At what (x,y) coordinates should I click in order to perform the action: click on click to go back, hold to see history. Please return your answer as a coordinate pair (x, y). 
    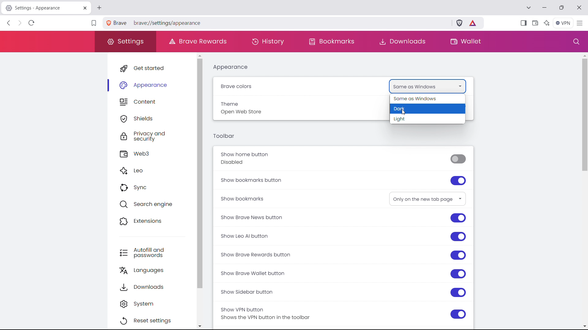
    Looking at the image, I should click on (9, 23).